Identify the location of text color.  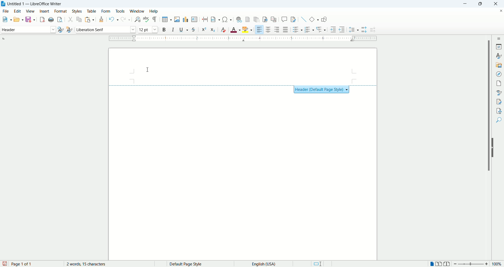
(233, 29).